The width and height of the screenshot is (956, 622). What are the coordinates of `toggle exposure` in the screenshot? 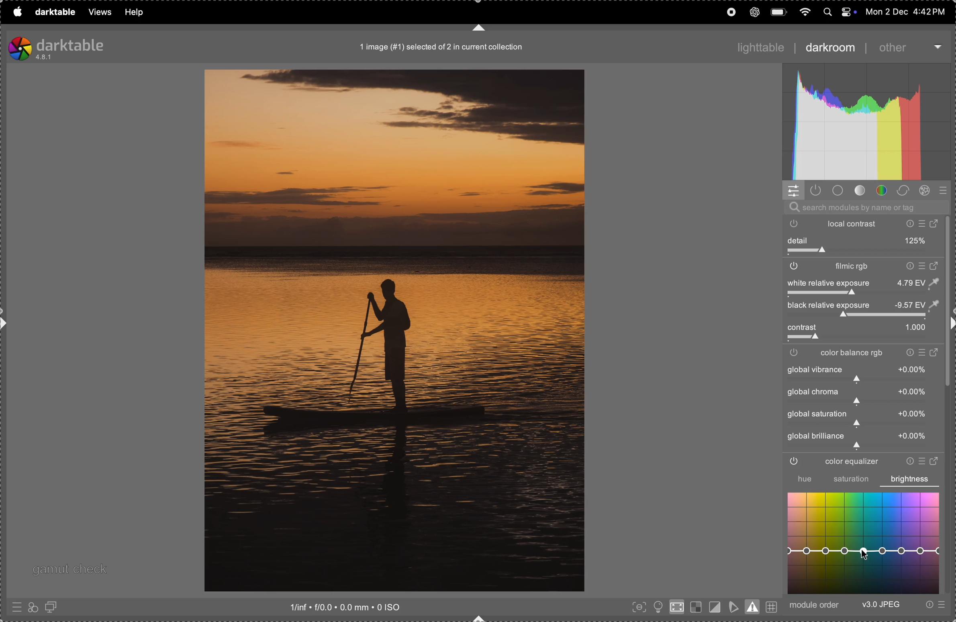 It's located at (800, 294).